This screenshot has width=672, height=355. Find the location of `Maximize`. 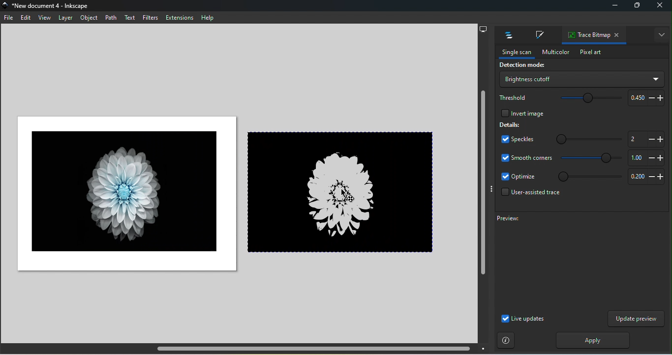

Maximize is located at coordinates (636, 7).